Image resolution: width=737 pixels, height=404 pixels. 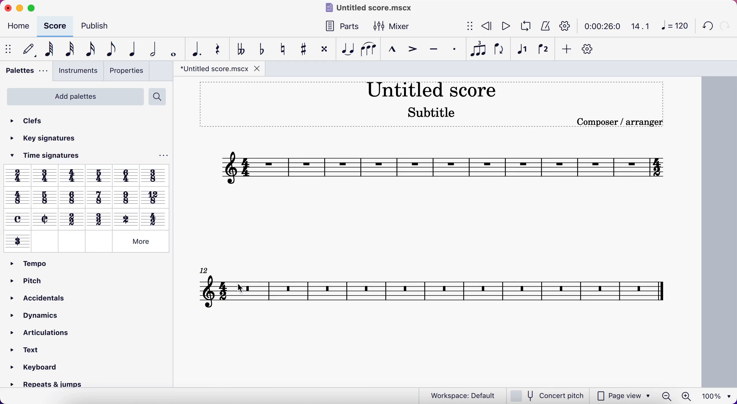 What do you see at coordinates (259, 48) in the screenshot?
I see `toggle flat` at bounding box center [259, 48].